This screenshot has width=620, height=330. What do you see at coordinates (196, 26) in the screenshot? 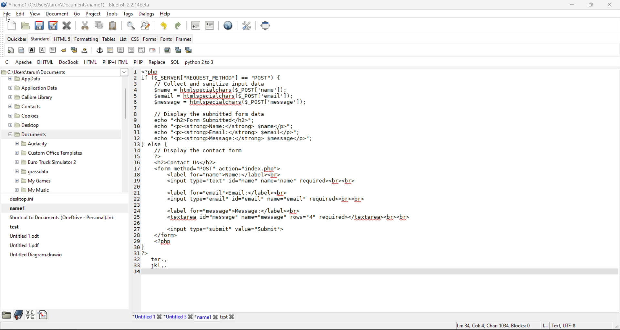
I see `unindent` at bounding box center [196, 26].